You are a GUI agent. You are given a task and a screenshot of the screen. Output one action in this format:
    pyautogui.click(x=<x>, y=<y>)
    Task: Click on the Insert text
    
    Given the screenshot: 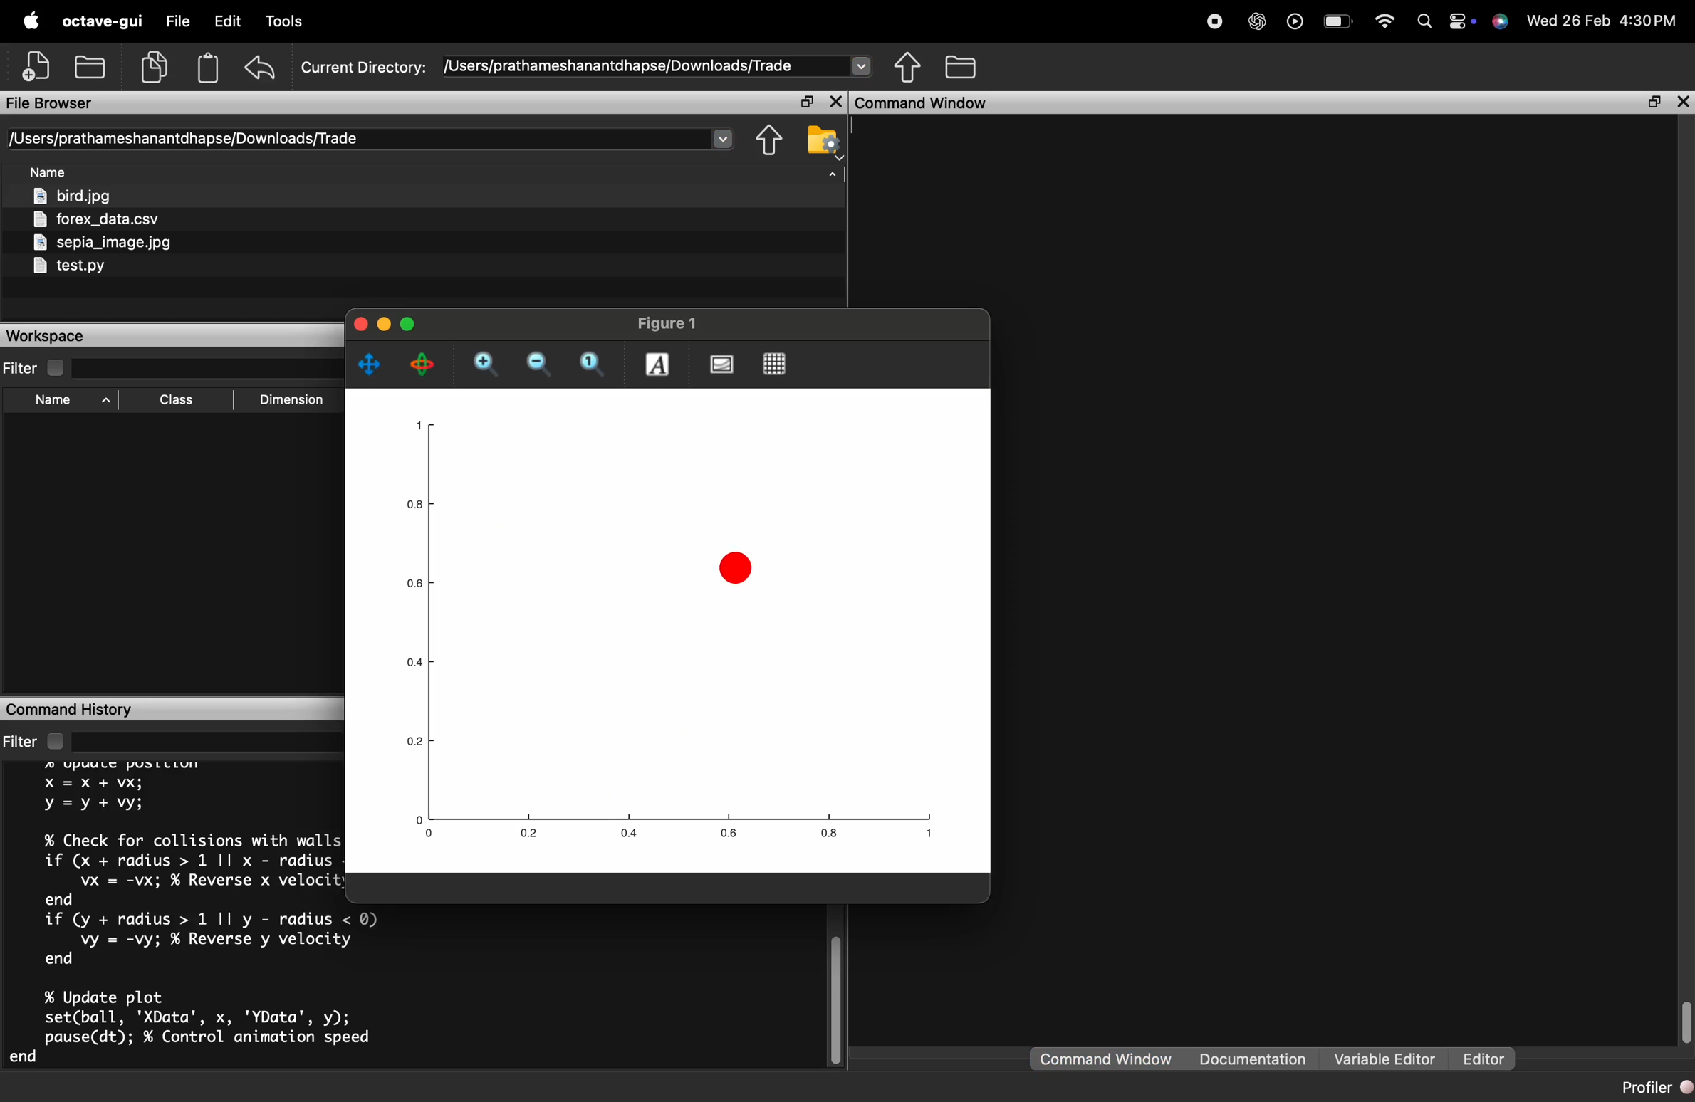 What is the action you would take?
    pyautogui.click(x=658, y=364)
    